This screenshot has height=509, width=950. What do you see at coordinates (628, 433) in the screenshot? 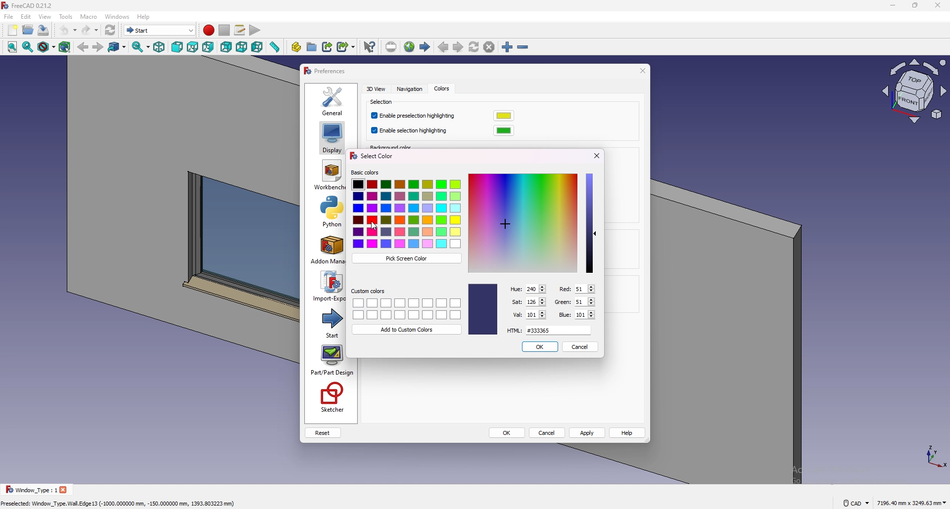
I see `help` at bounding box center [628, 433].